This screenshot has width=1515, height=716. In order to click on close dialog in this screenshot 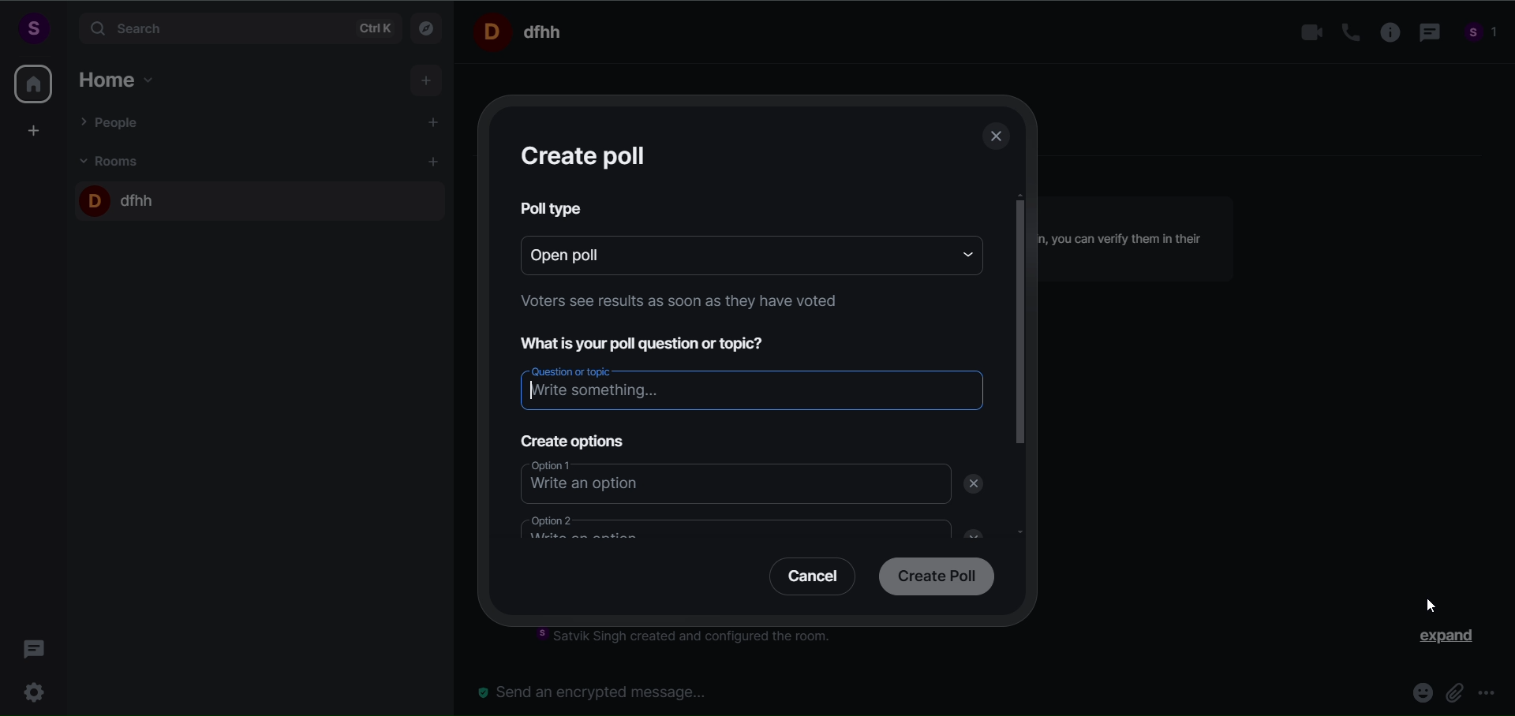, I will do `click(997, 139)`.